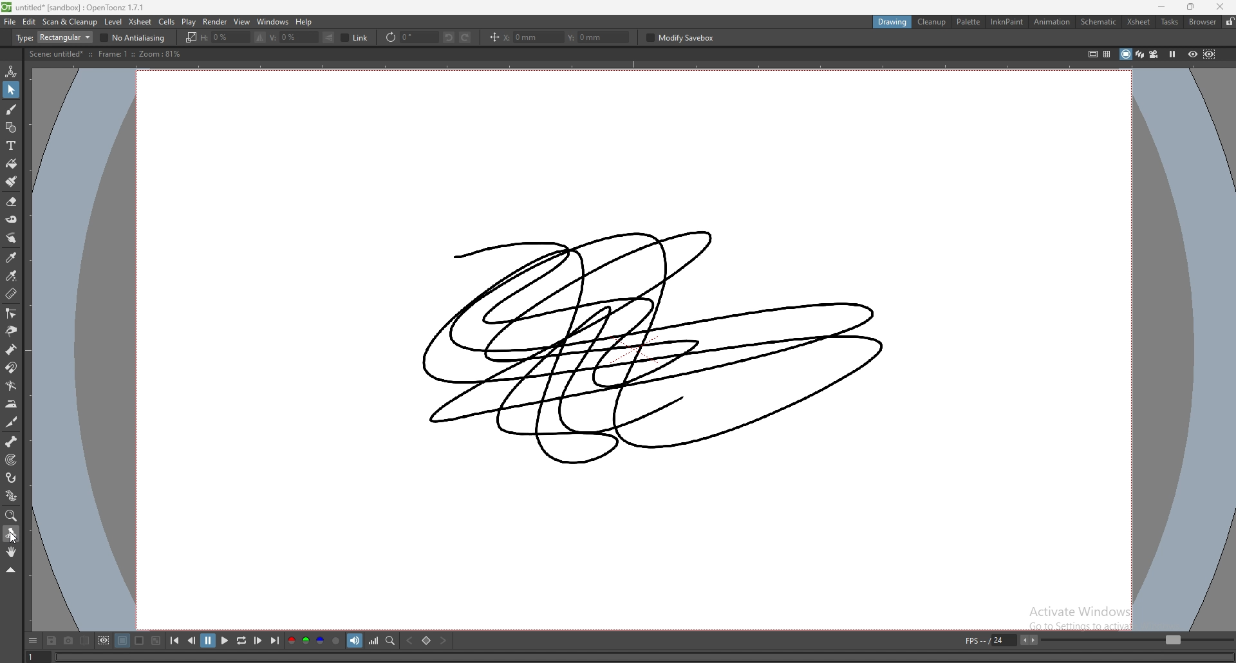 The width and height of the screenshot is (1236, 663). Describe the element at coordinates (1140, 22) in the screenshot. I see `xsheet` at that location.